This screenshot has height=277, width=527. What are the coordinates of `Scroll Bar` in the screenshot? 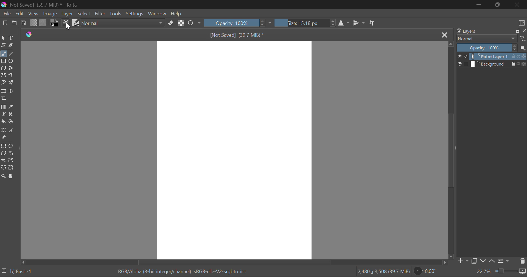 It's located at (451, 150).